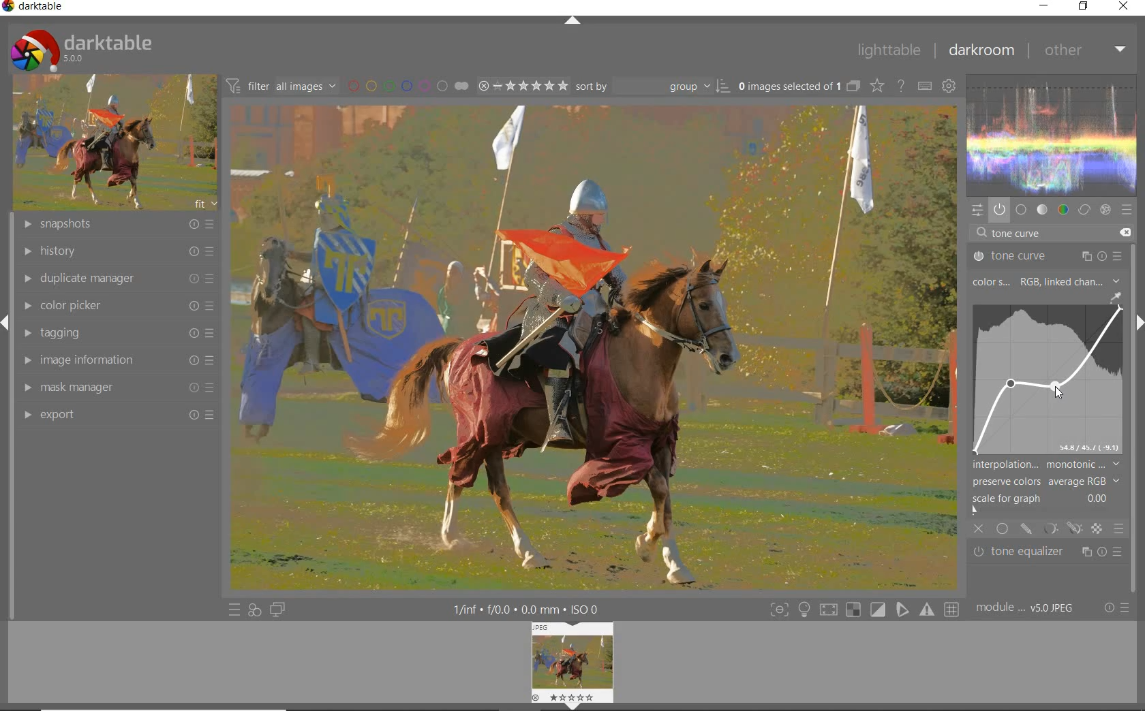 This screenshot has width=1145, height=711. Describe the element at coordinates (1045, 481) in the screenshot. I see `preserve colors` at that location.